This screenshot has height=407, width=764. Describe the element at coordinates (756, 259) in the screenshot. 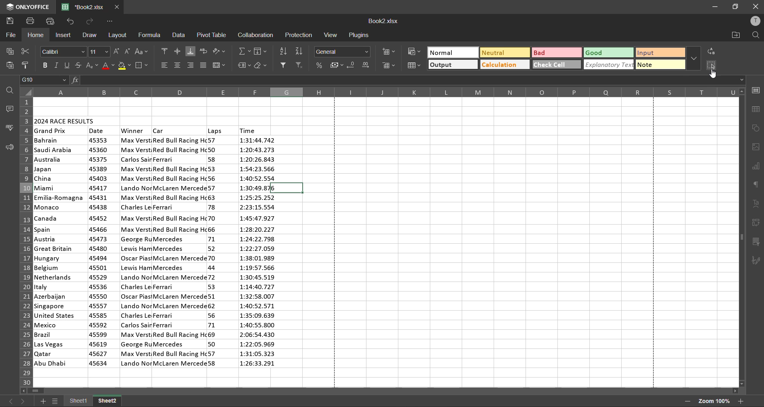

I see `signature` at that location.